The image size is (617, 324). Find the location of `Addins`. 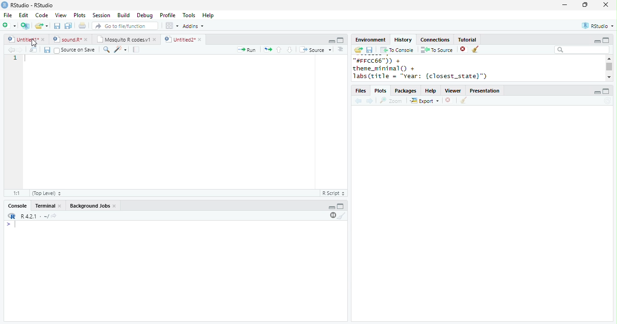

Addins is located at coordinates (193, 26).